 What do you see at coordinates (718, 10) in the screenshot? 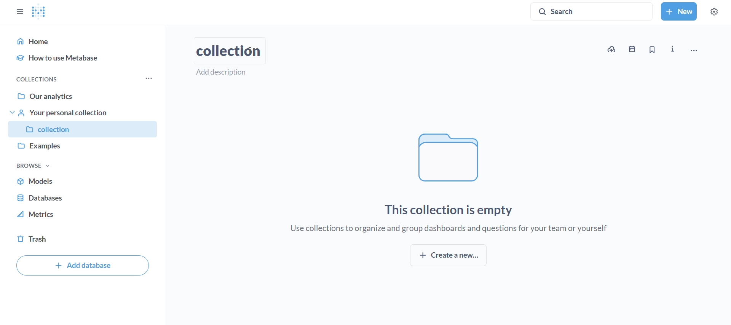
I see `settings` at bounding box center [718, 10].